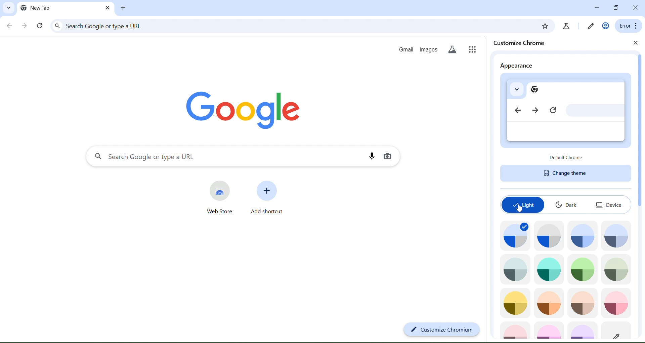 This screenshot has width=645, height=343. What do you see at coordinates (565, 112) in the screenshot?
I see `appearance preview` at bounding box center [565, 112].